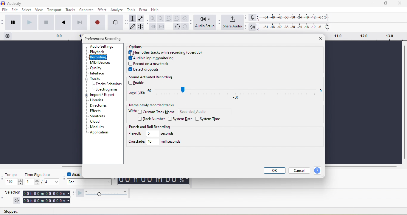 The height and width of the screenshot is (215, 407). What do you see at coordinates (63, 22) in the screenshot?
I see `skip to start` at bounding box center [63, 22].